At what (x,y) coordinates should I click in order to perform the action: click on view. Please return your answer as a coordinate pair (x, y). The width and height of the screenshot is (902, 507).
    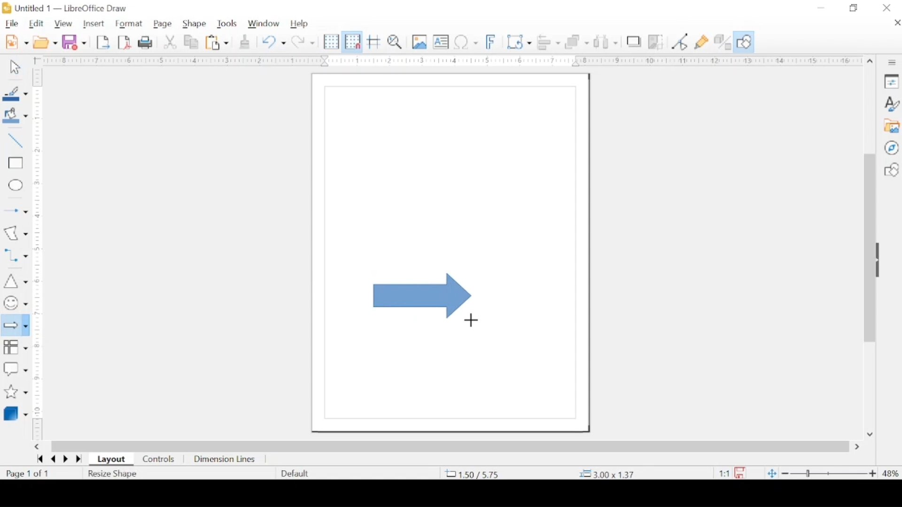
    Looking at the image, I should click on (62, 24).